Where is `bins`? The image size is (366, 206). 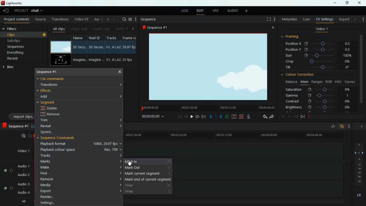 bins is located at coordinates (10, 67).